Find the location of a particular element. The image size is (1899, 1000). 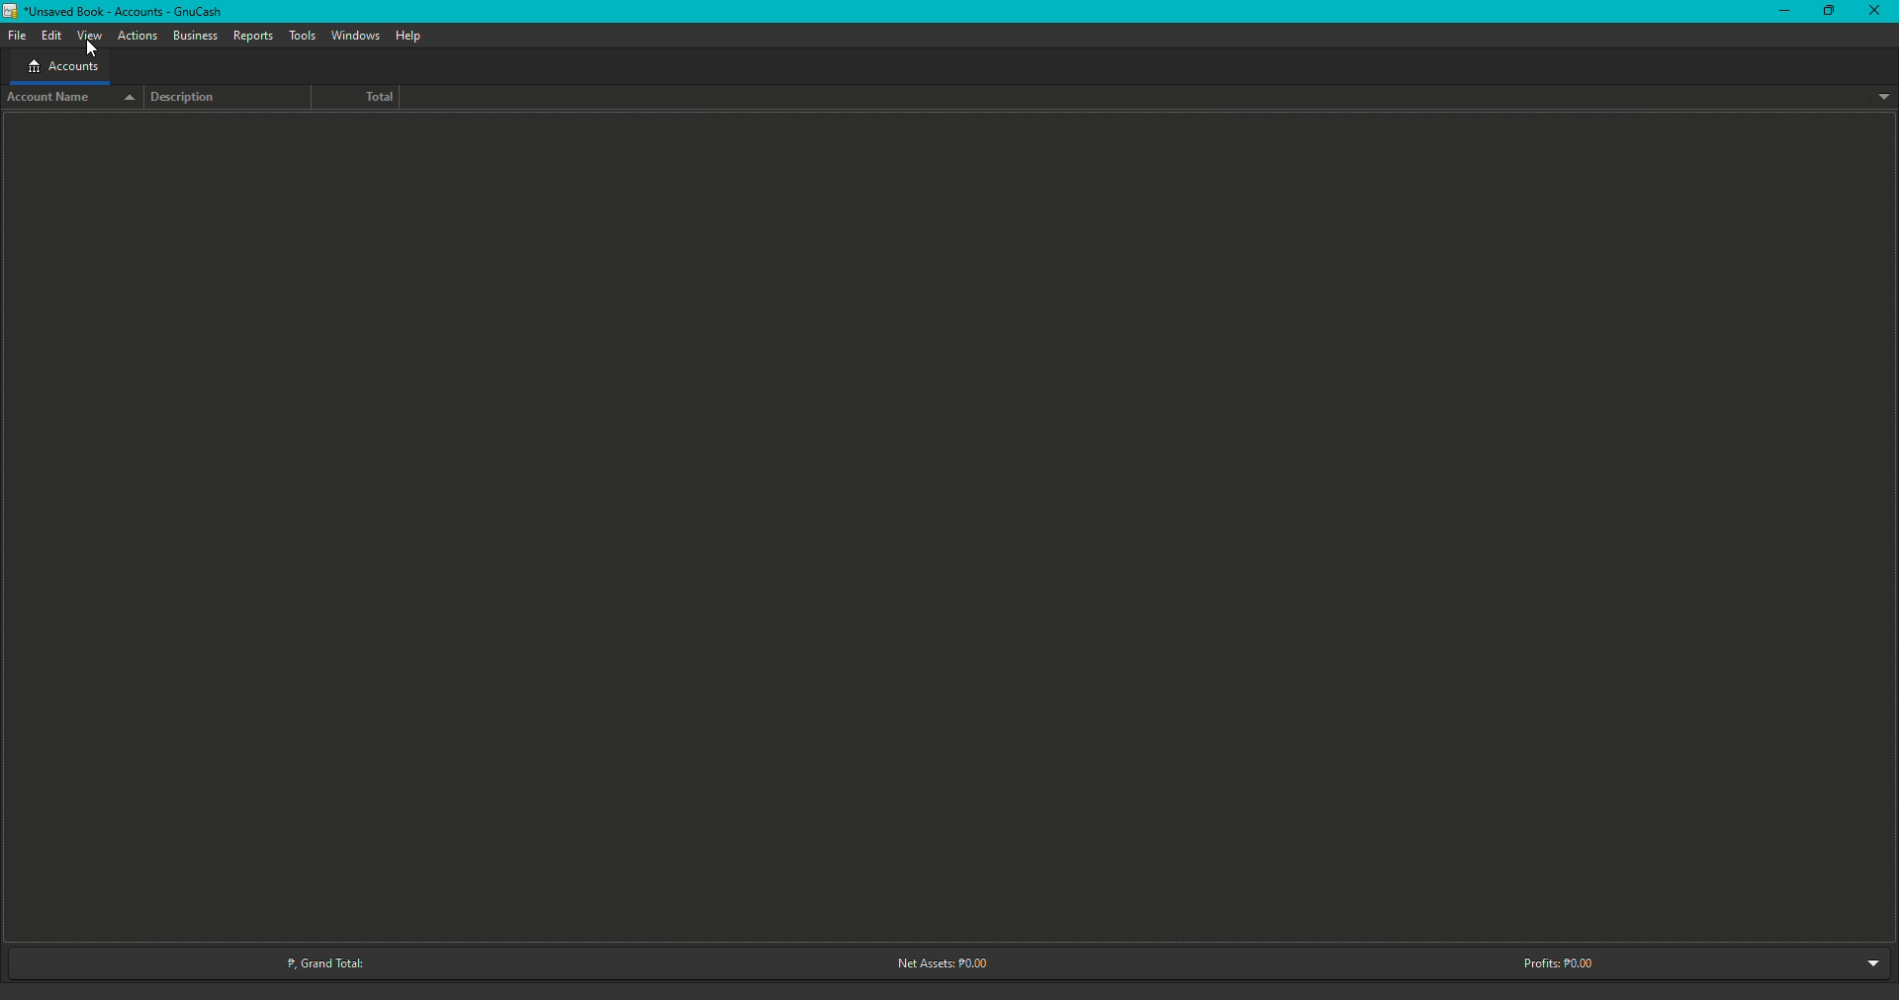

Restore is located at coordinates (1826, 10).